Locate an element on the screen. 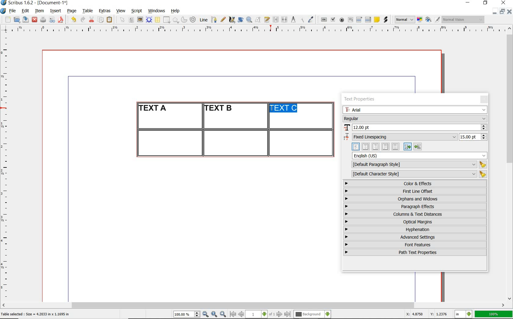 Image resolution: width=513 pixels, height=319 pixels. paragraph effects is located at coordinates (414, 206).